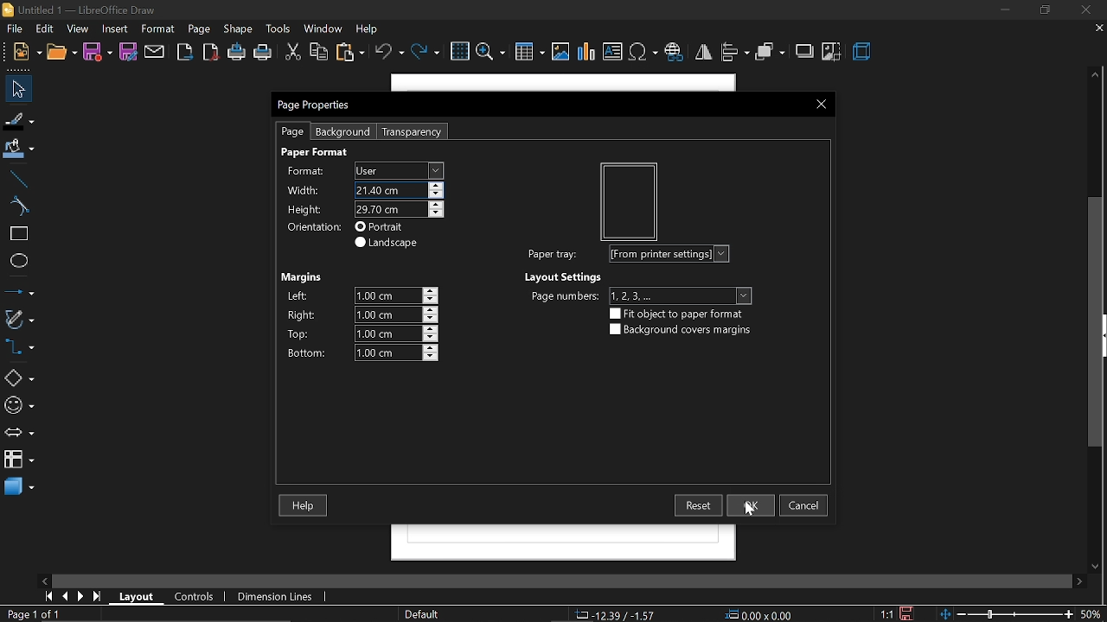 The width and height of the screenshot is (1107, 622). What do you see at coordinates (236, 51) in the screenshot?
I see `print directly` at bounding box center [236, 51].